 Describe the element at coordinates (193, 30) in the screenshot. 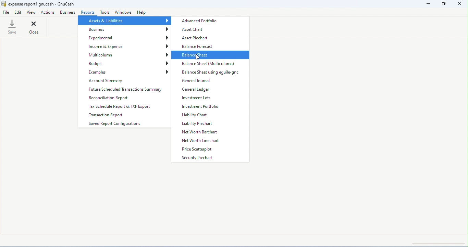

I see `asset chart` at that location.